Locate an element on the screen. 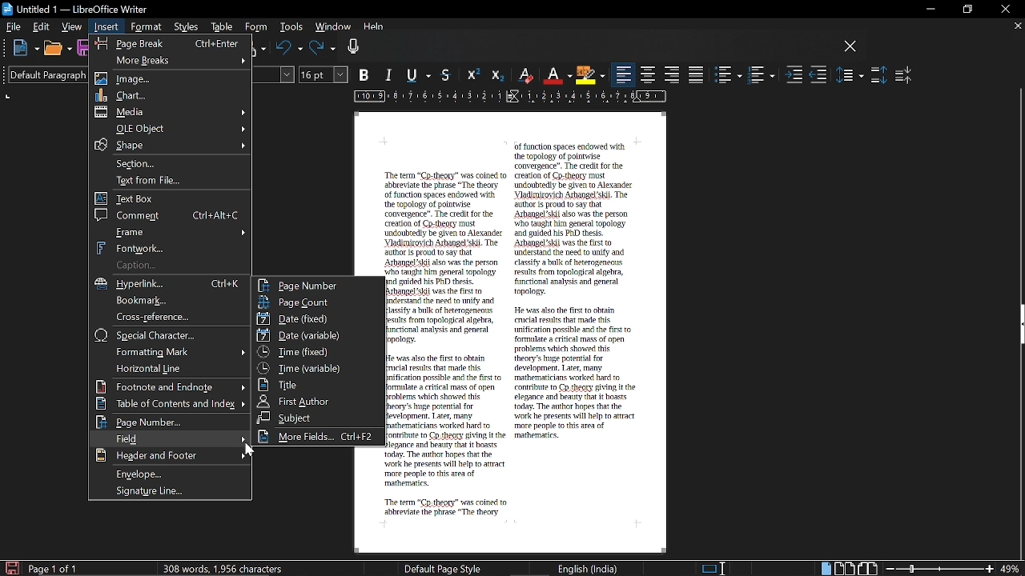 This screenshot has width=1025, height=576. Default page style is located at coordinates (443, 568).